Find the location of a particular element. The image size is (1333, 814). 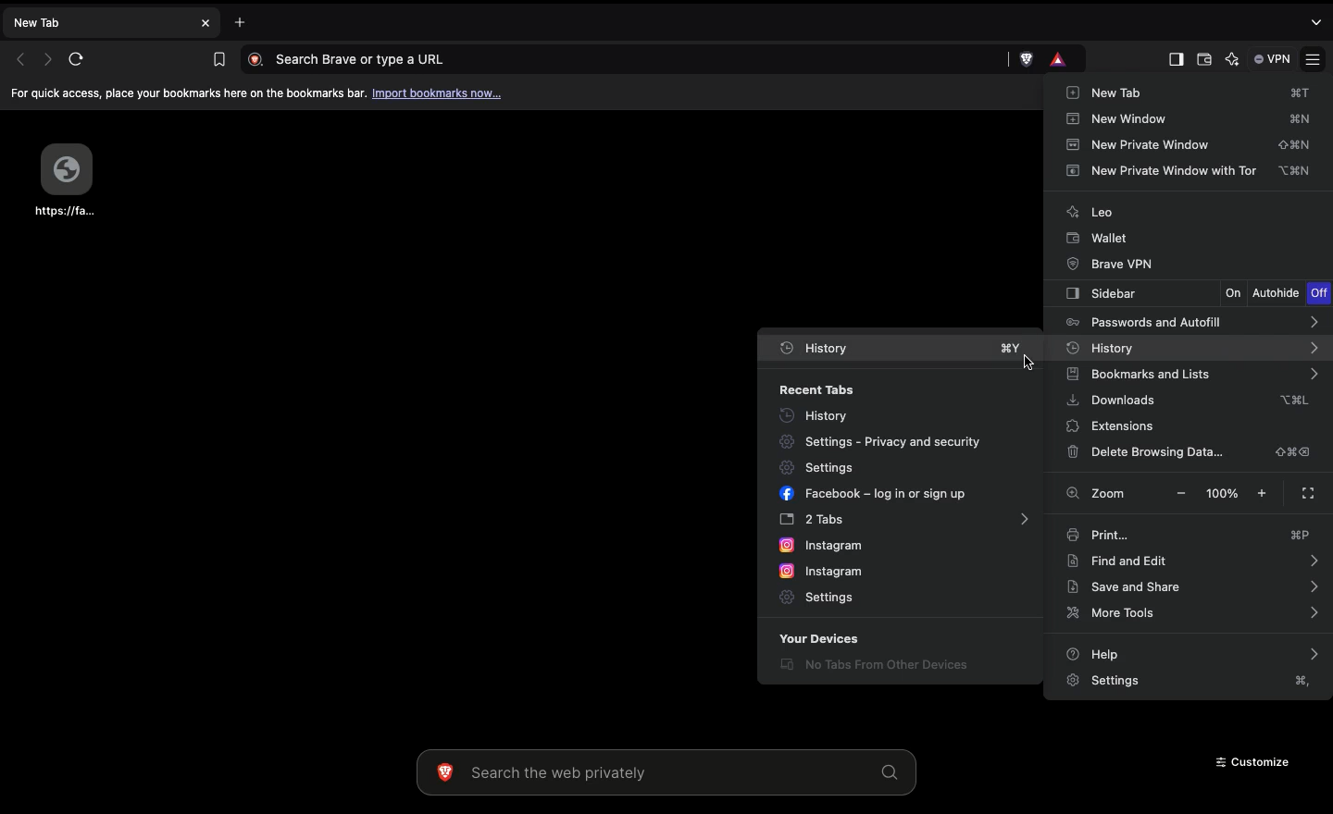

On is located at coordinates (1234, 292).